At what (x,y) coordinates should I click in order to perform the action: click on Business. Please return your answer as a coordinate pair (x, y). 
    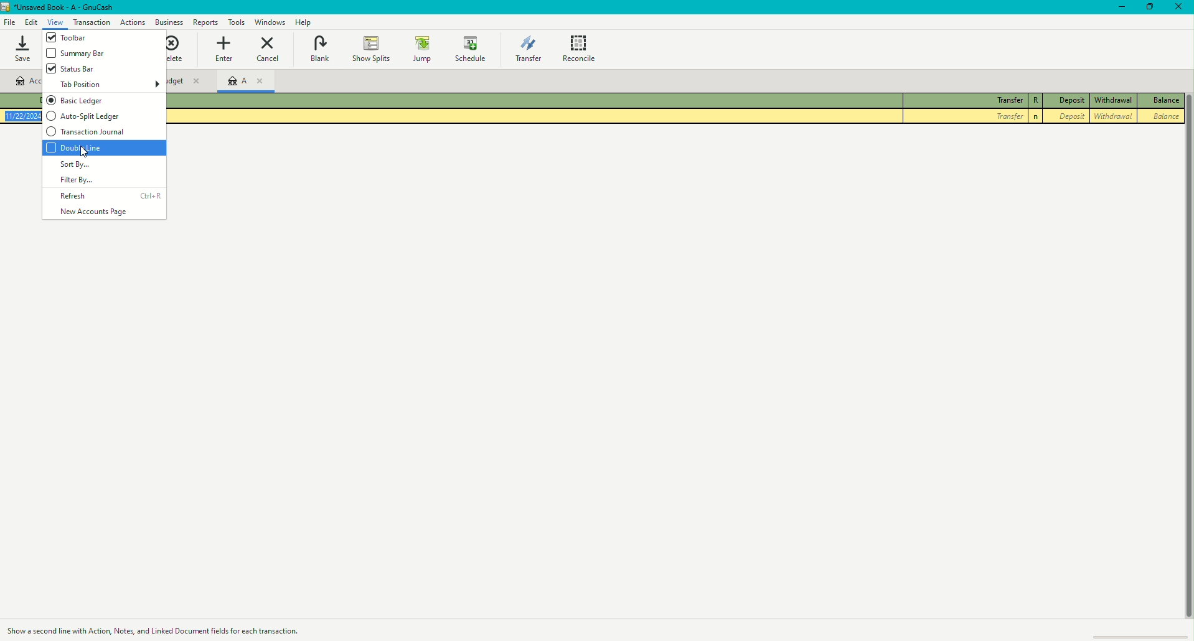
    Looking at the image, I should click on (169, 22).